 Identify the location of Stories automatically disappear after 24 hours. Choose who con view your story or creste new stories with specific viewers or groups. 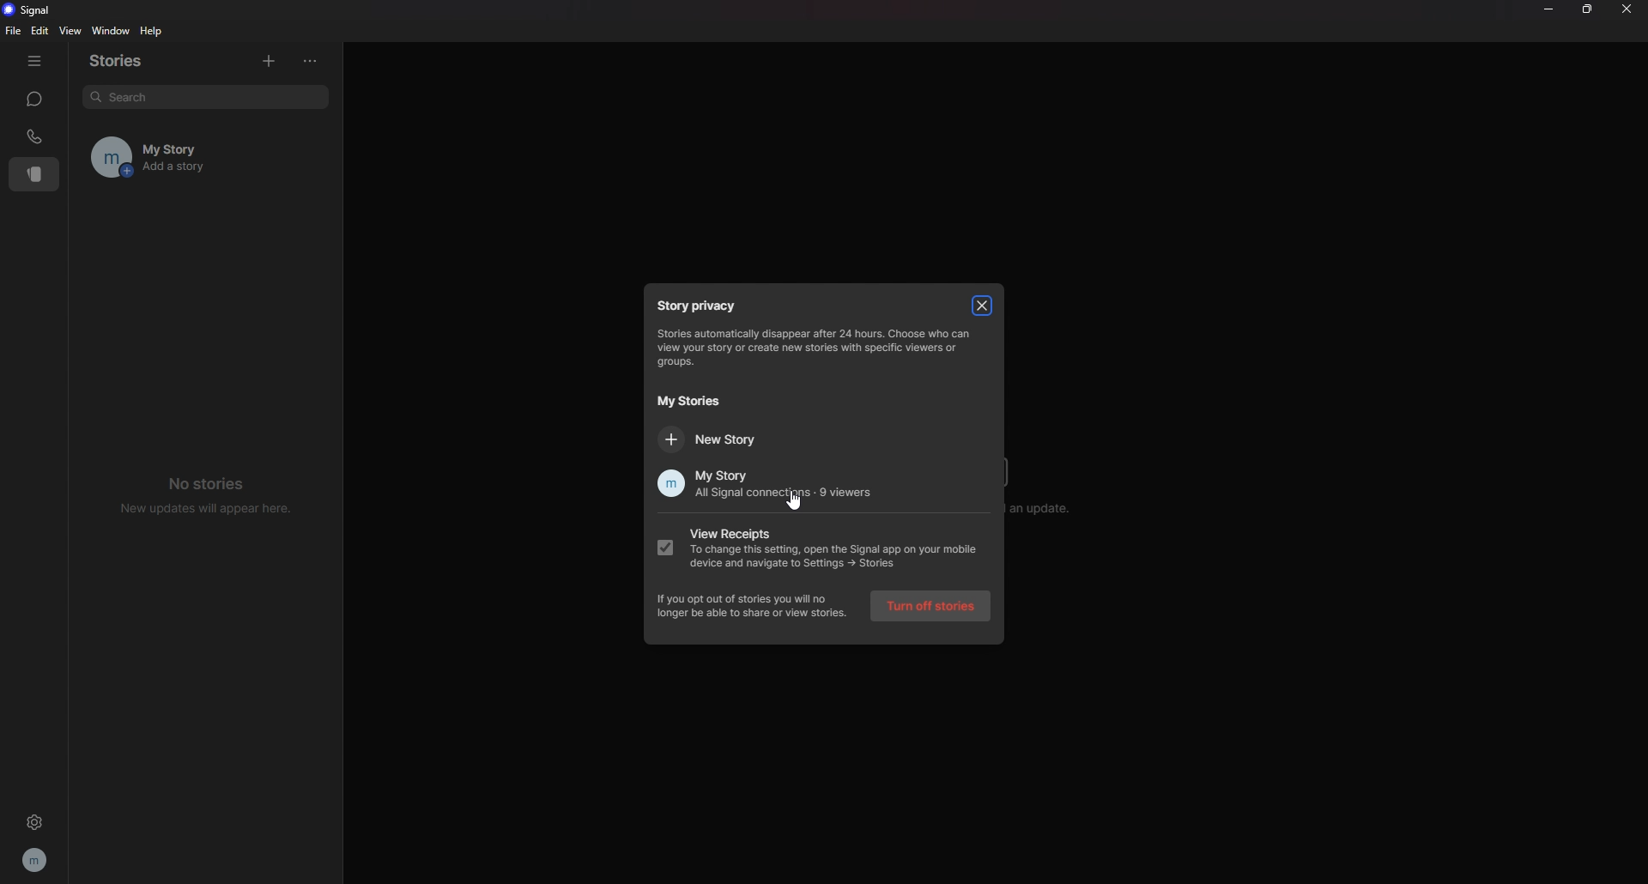
(815, 349).